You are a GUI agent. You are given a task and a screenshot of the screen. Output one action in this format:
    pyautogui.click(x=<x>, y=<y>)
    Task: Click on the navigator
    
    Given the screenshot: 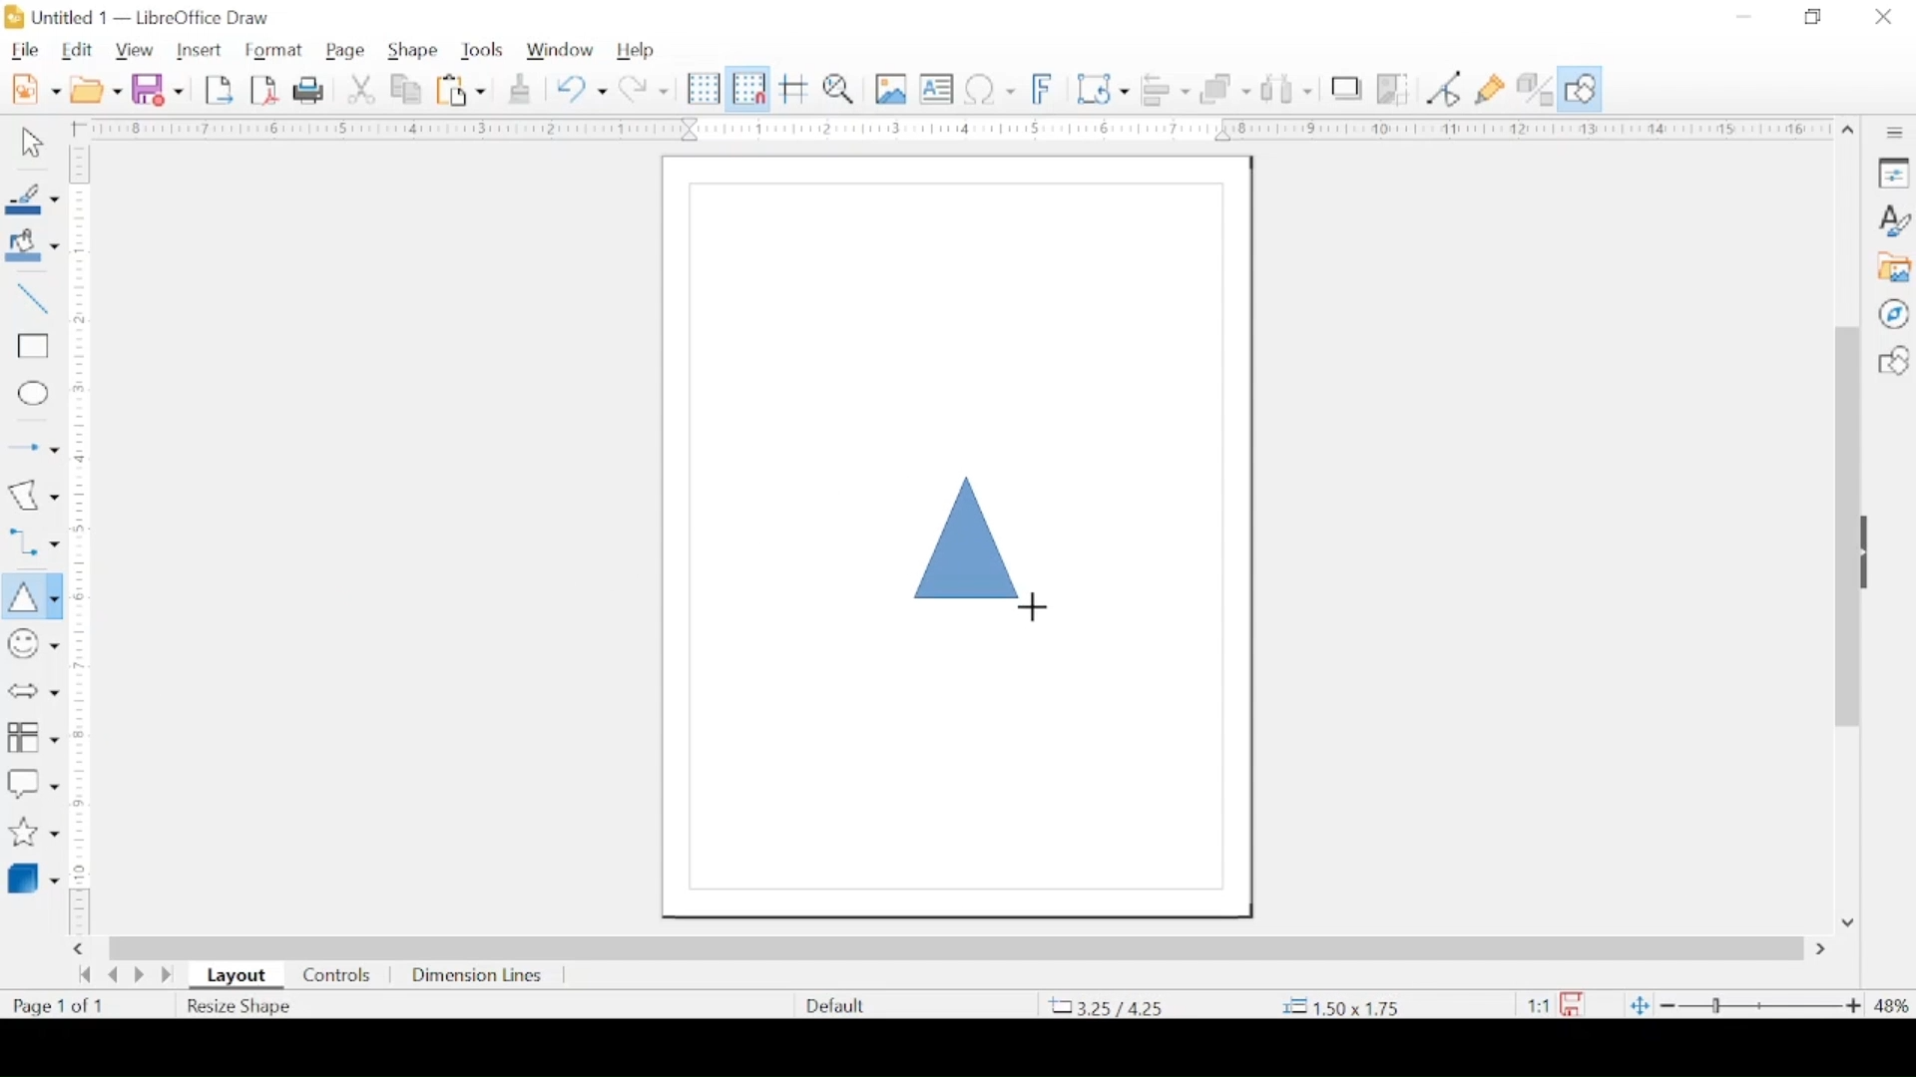 What is the action you would take?
    pyautogui.click(x=1894, y=314)
    